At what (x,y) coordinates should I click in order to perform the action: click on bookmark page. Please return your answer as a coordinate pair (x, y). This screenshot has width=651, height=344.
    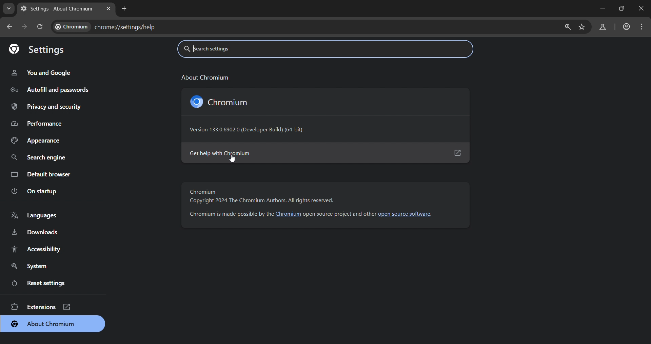
    Looking at the image, I should click on (583, 26).